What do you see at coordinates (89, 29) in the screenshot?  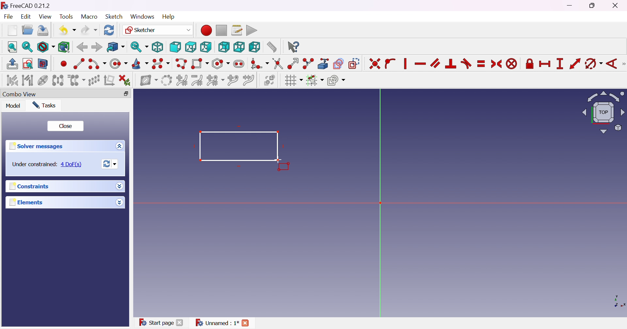 I see `Redo` at bounding box center [89, 29].